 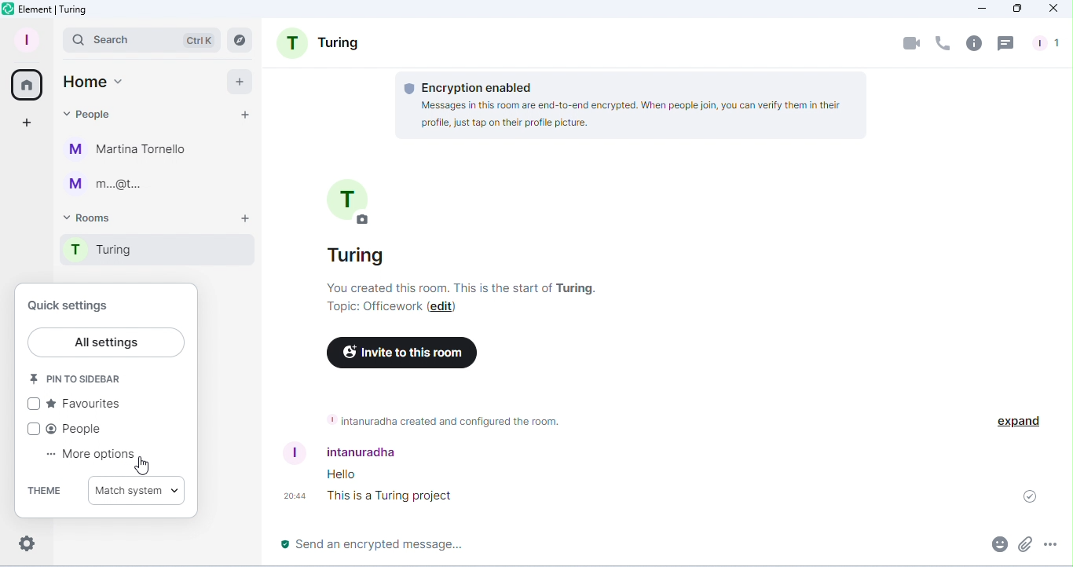 What do you see at coordinates (345, 452) in the screenshot?
I see `Username` at bounding box center [345, 452].